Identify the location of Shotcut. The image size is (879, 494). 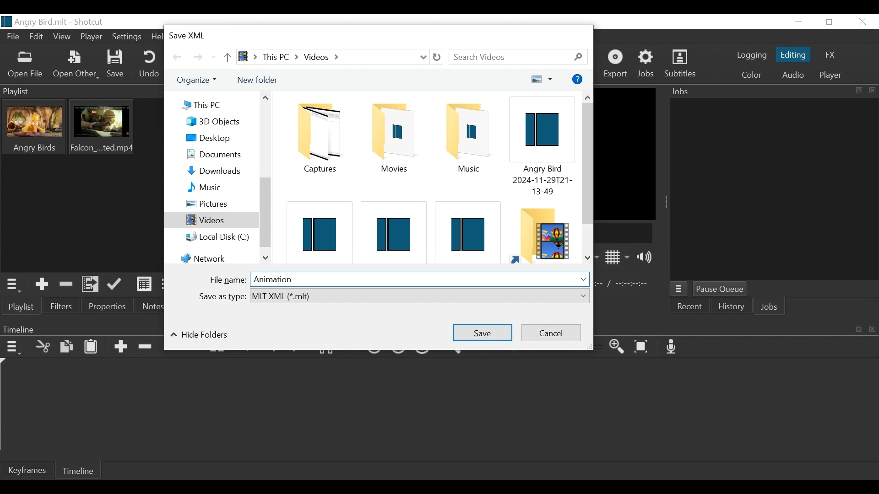
(87, 22).